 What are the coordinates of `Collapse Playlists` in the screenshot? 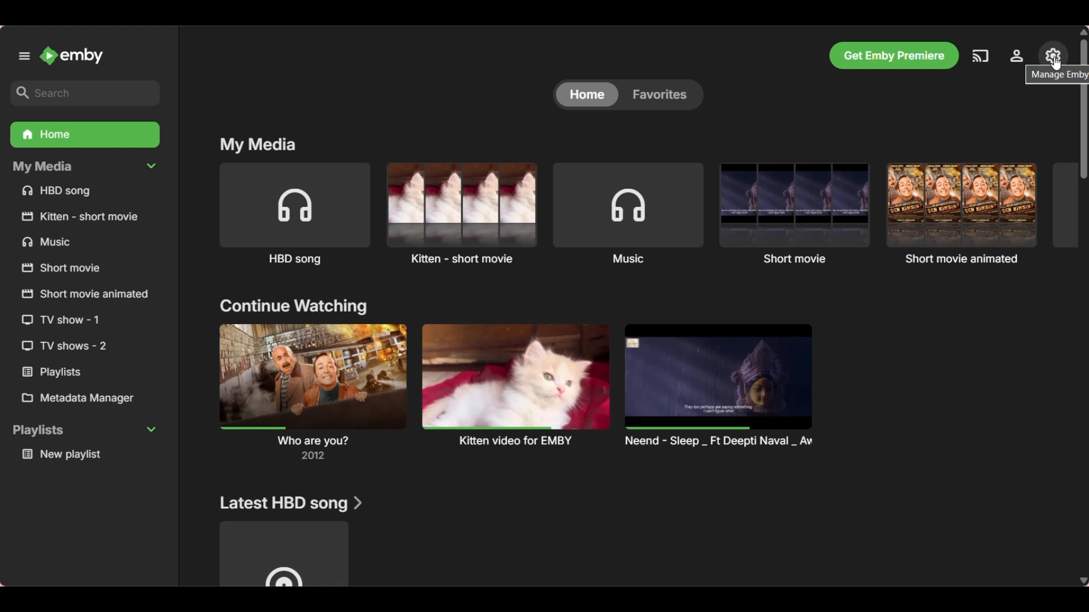 It's located at (84, 431).